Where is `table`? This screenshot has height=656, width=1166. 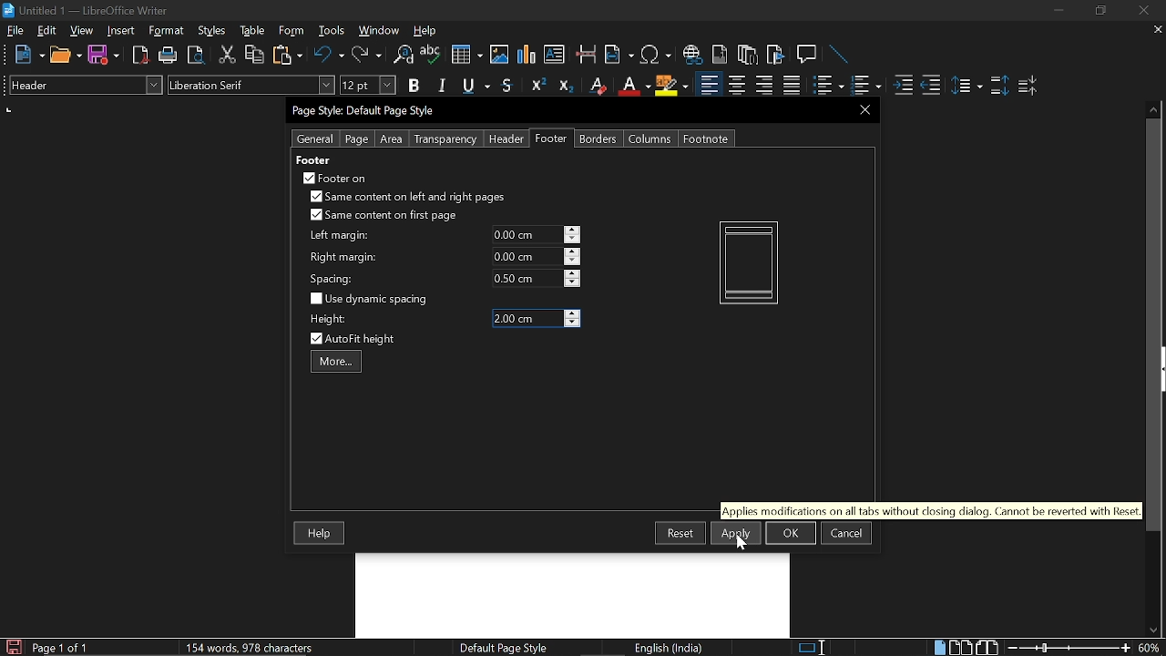
table is located at coordinates (253, 31).